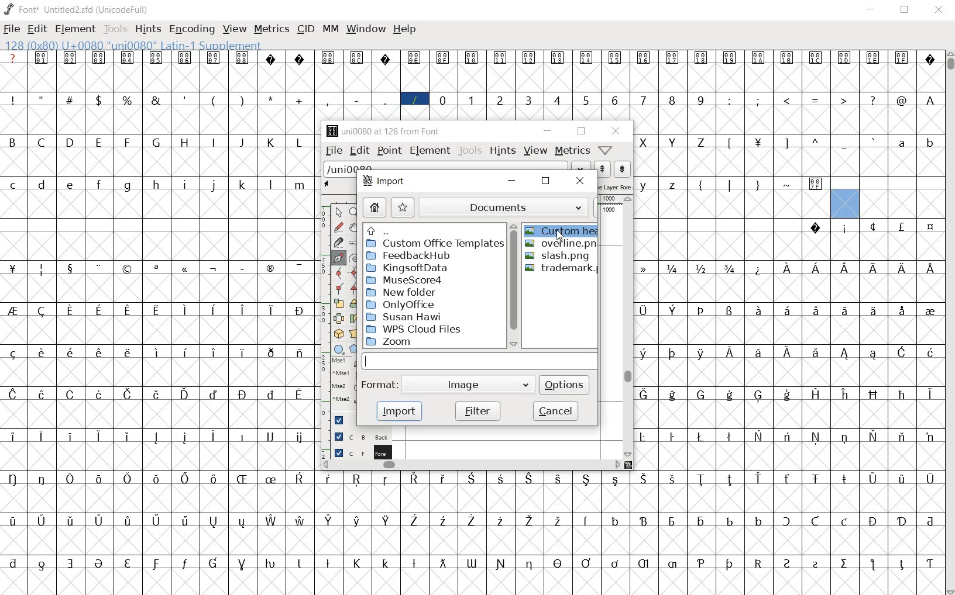 The width and height of the screenshot is (955, 595). What do you see at coordinates (644, 479) in the screenshot?
I see `glyph` at bounding box center [644, 479].